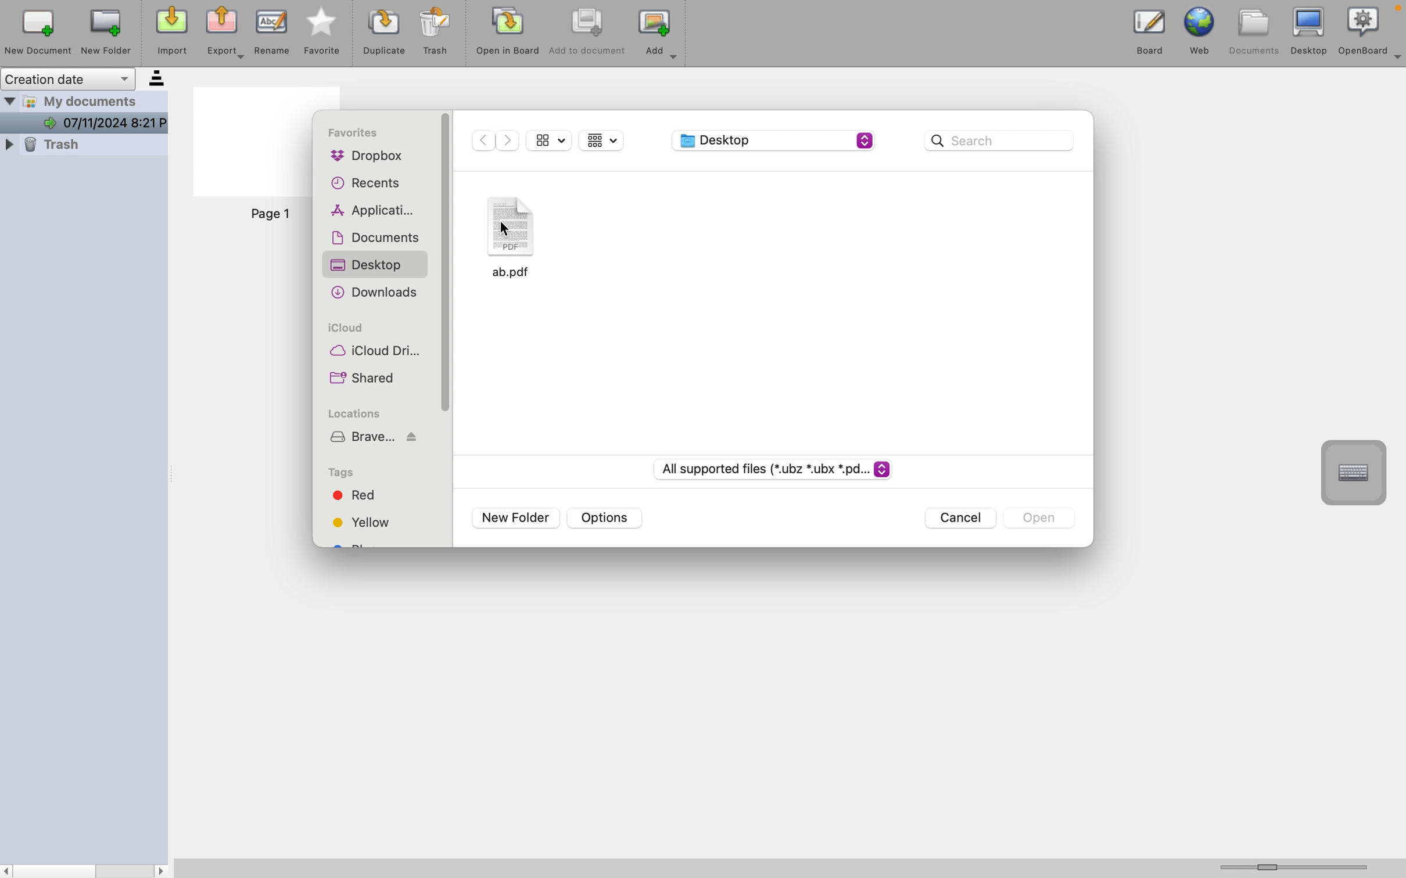 The image size is (1406, 878). I want to click on shared, so click(368, 379).